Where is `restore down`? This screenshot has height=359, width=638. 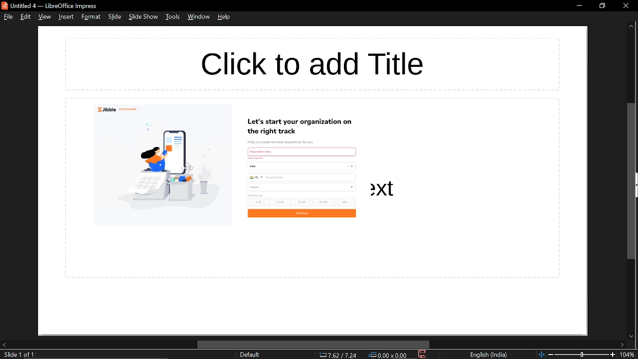 restore down is located at coordinates (602, 5).